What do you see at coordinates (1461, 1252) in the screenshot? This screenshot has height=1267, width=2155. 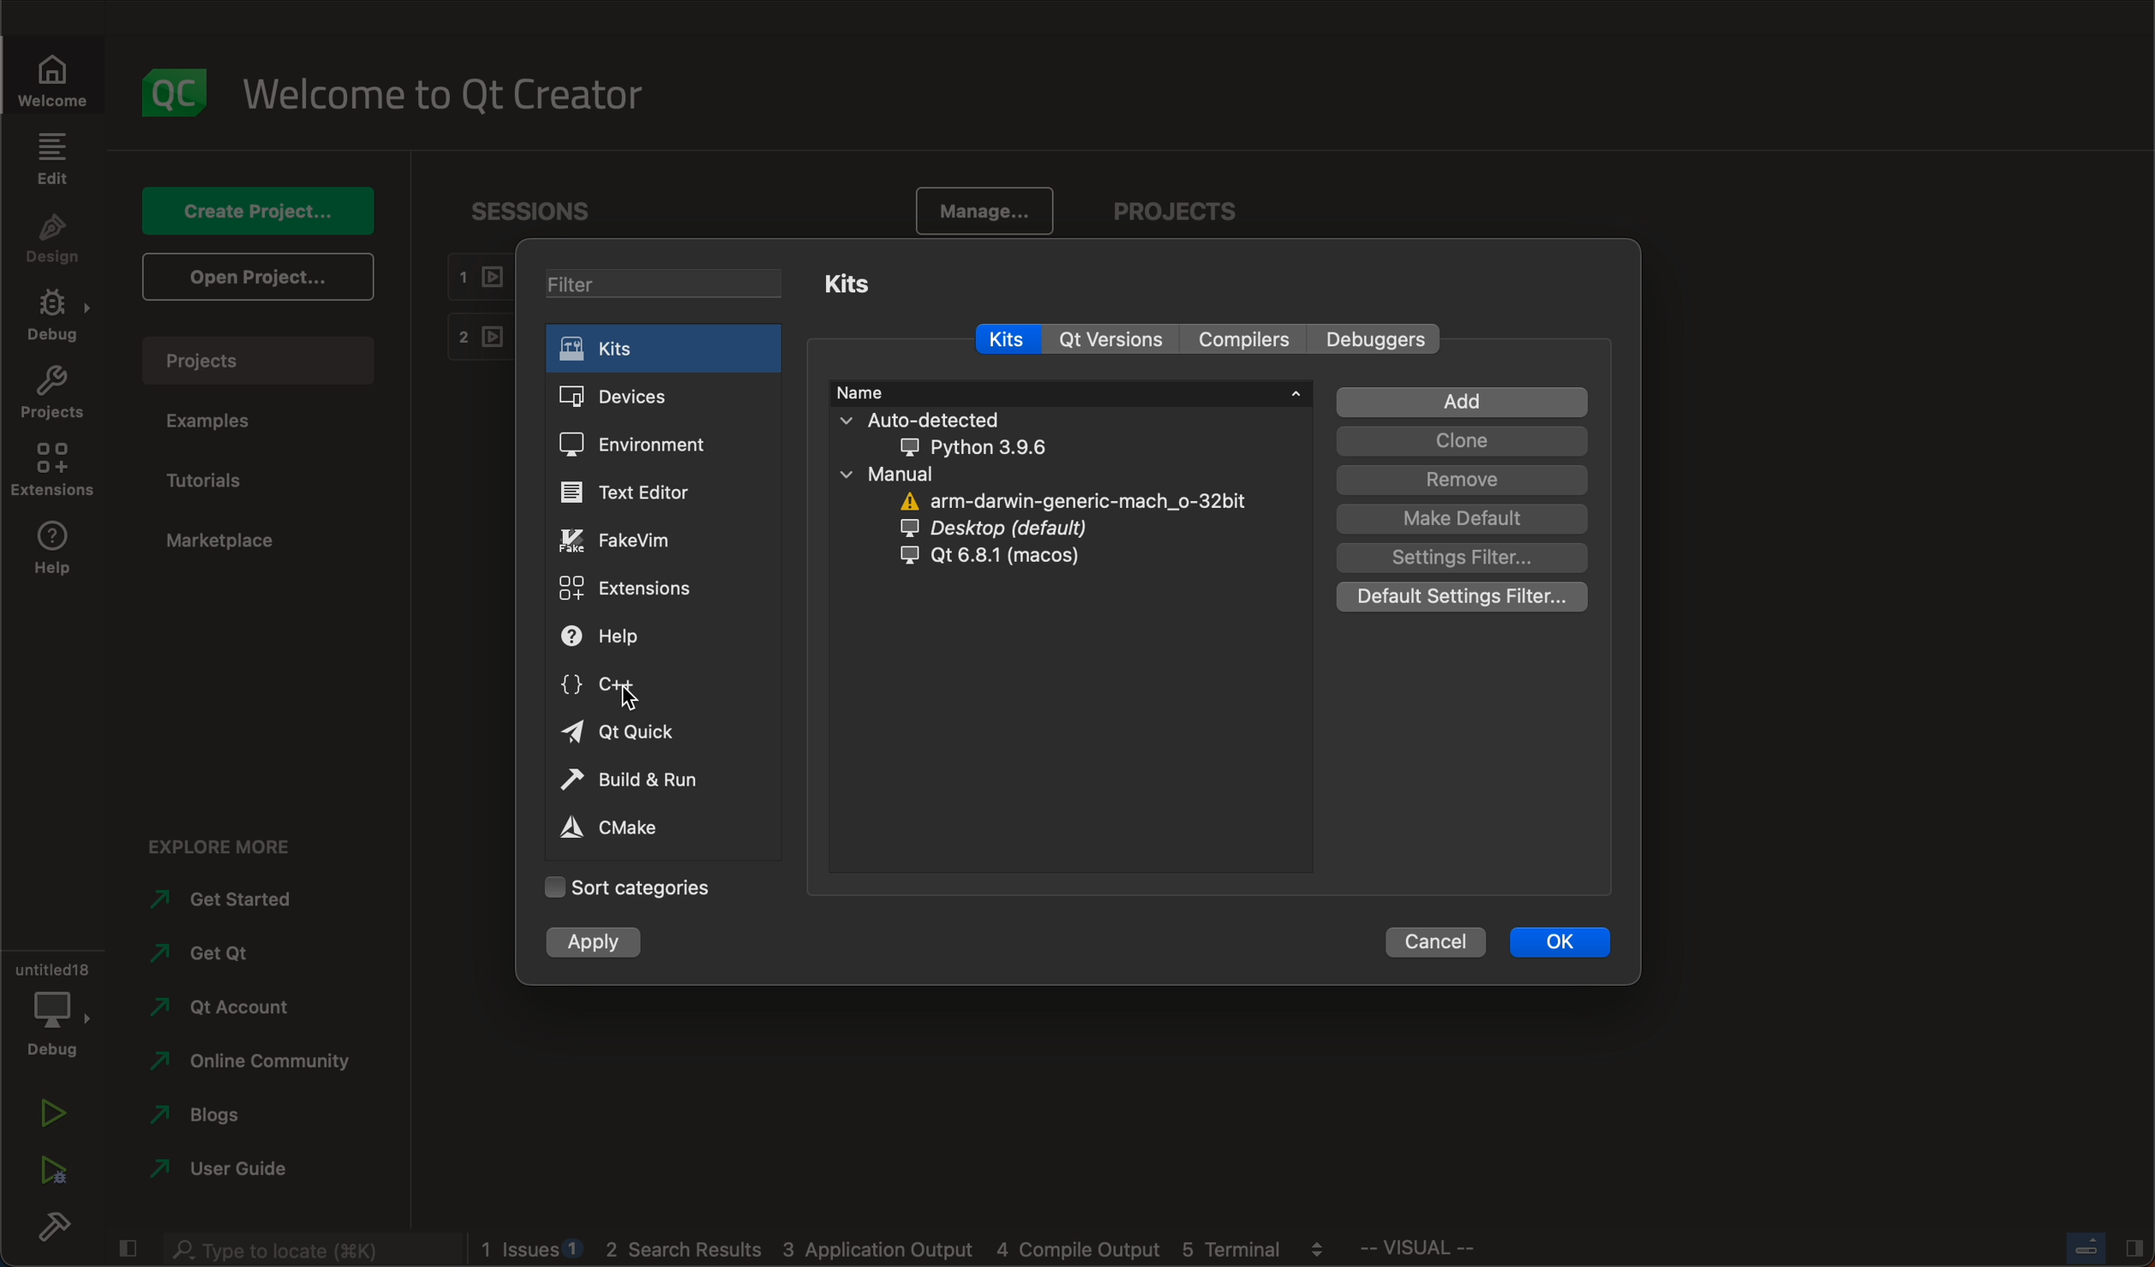 I see `visual` at bounding box center [1461, 1252].